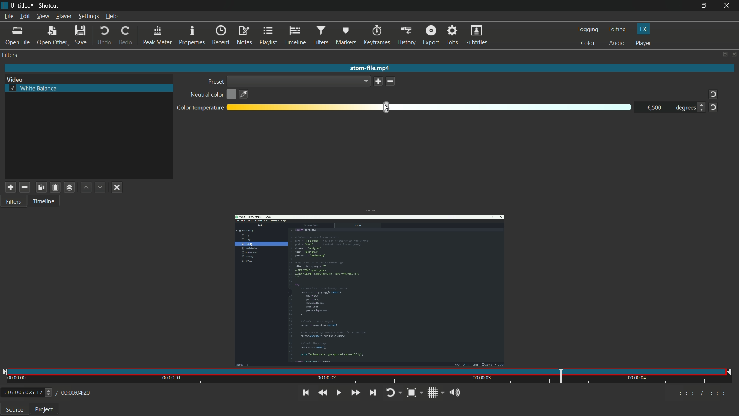 This screenshot has height=416, width=739. I want to click on toggle play or pause, so click(338, 393).